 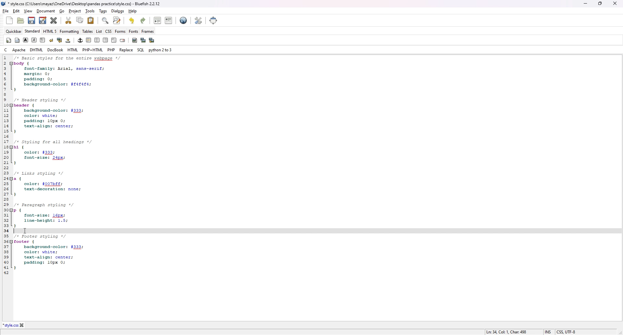 I want to click on Cursor, so click(x=26, y=231).